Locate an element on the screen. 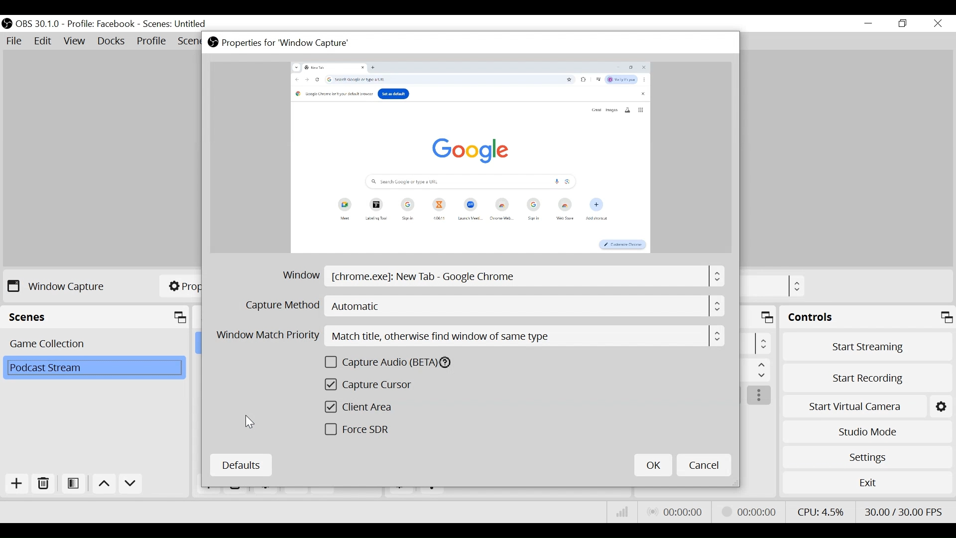  Window Match Priority is located at coordinates (469, 335).